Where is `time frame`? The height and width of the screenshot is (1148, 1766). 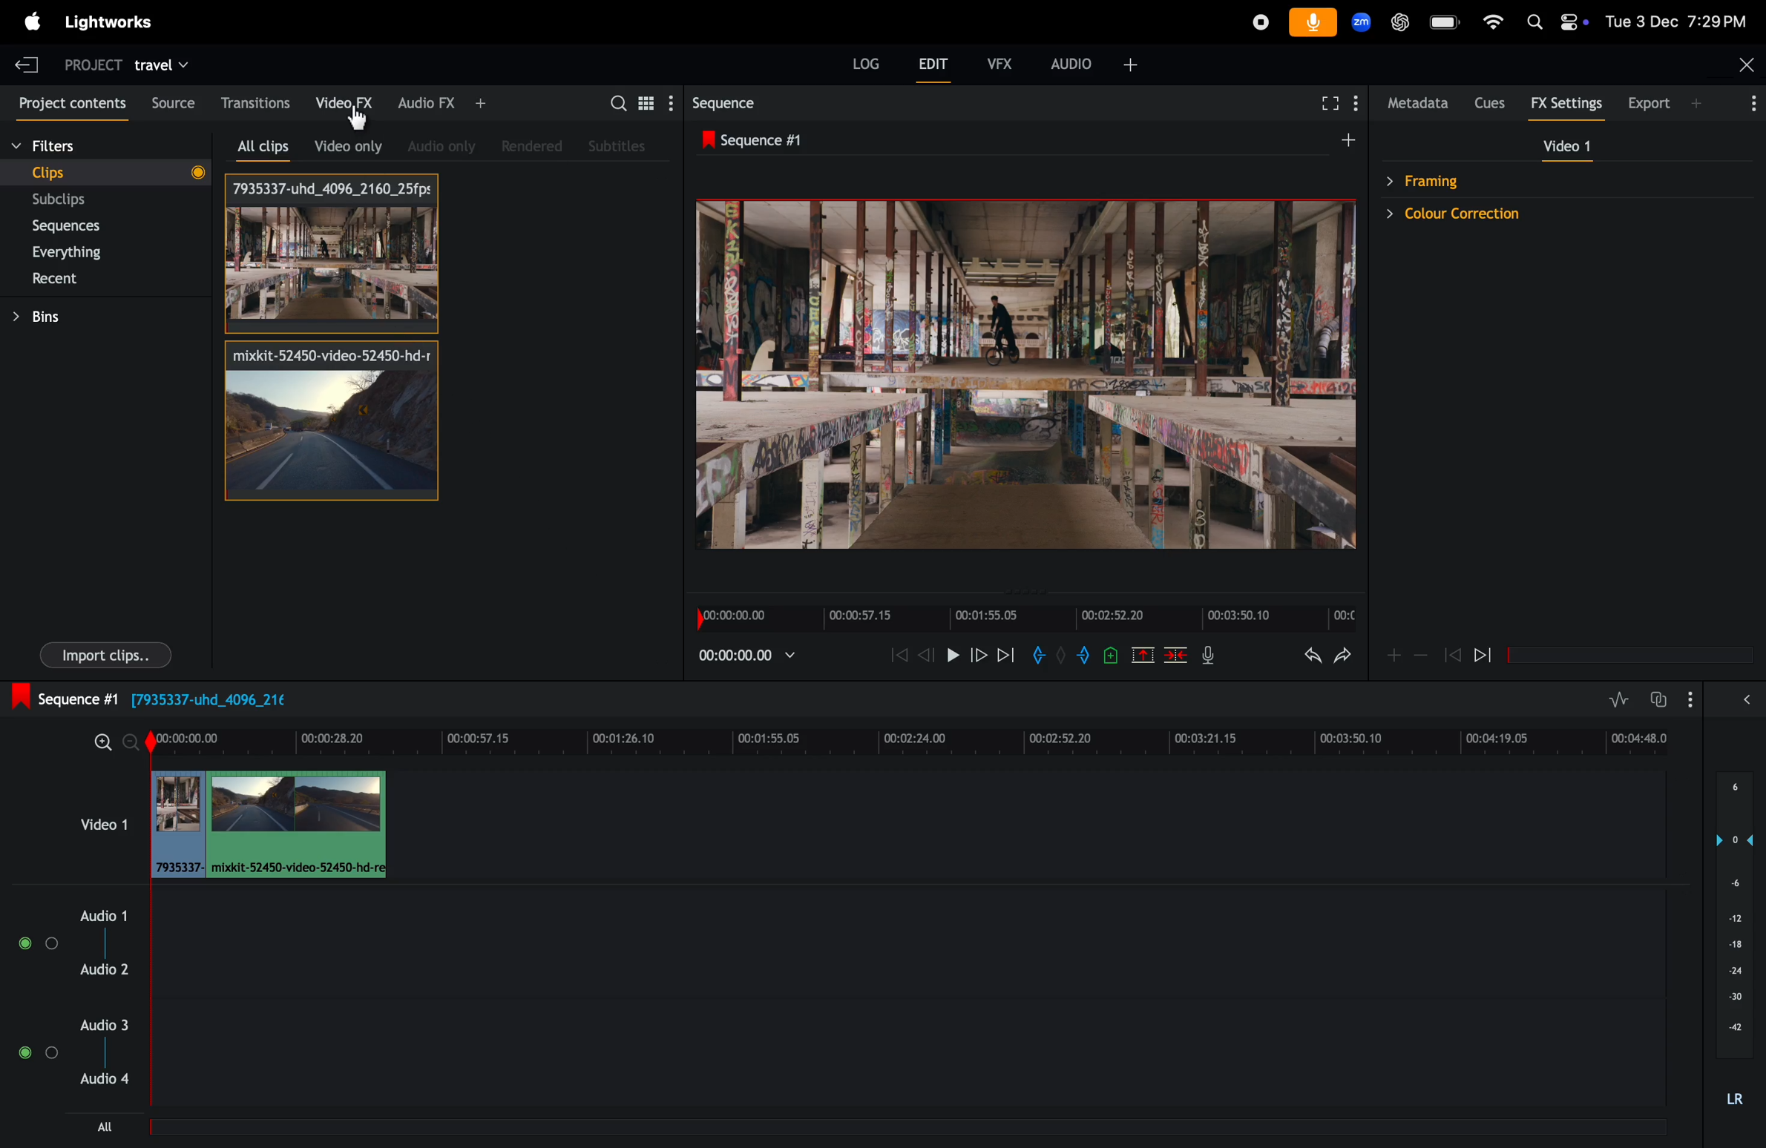
time frame is located at coordinates (914, 739).